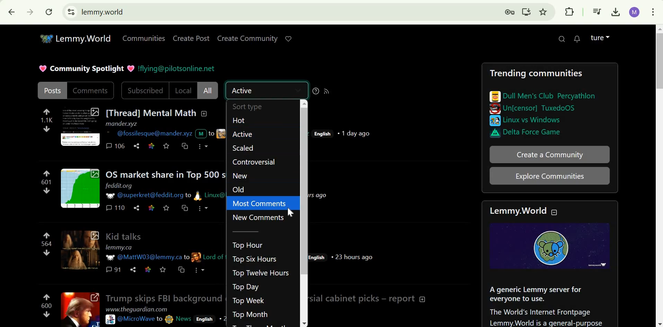 The image size is (663, 327). I want to click on News, so click(184, 319).